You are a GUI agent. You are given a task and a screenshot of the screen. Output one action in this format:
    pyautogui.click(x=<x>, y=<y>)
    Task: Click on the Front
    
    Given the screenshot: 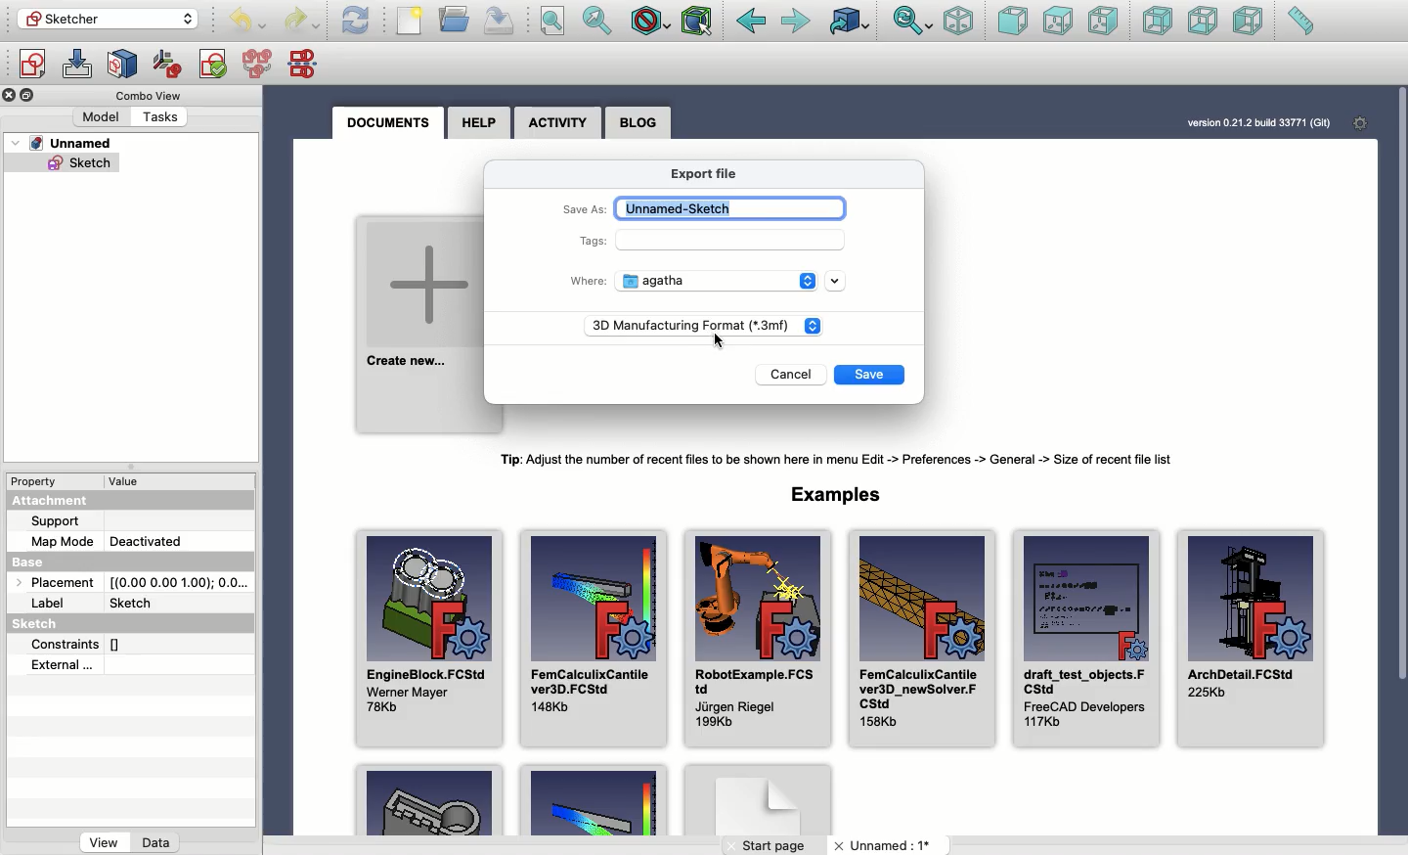 What is the action you would take?
    pyautogui.click(x=1011, y=22)
    